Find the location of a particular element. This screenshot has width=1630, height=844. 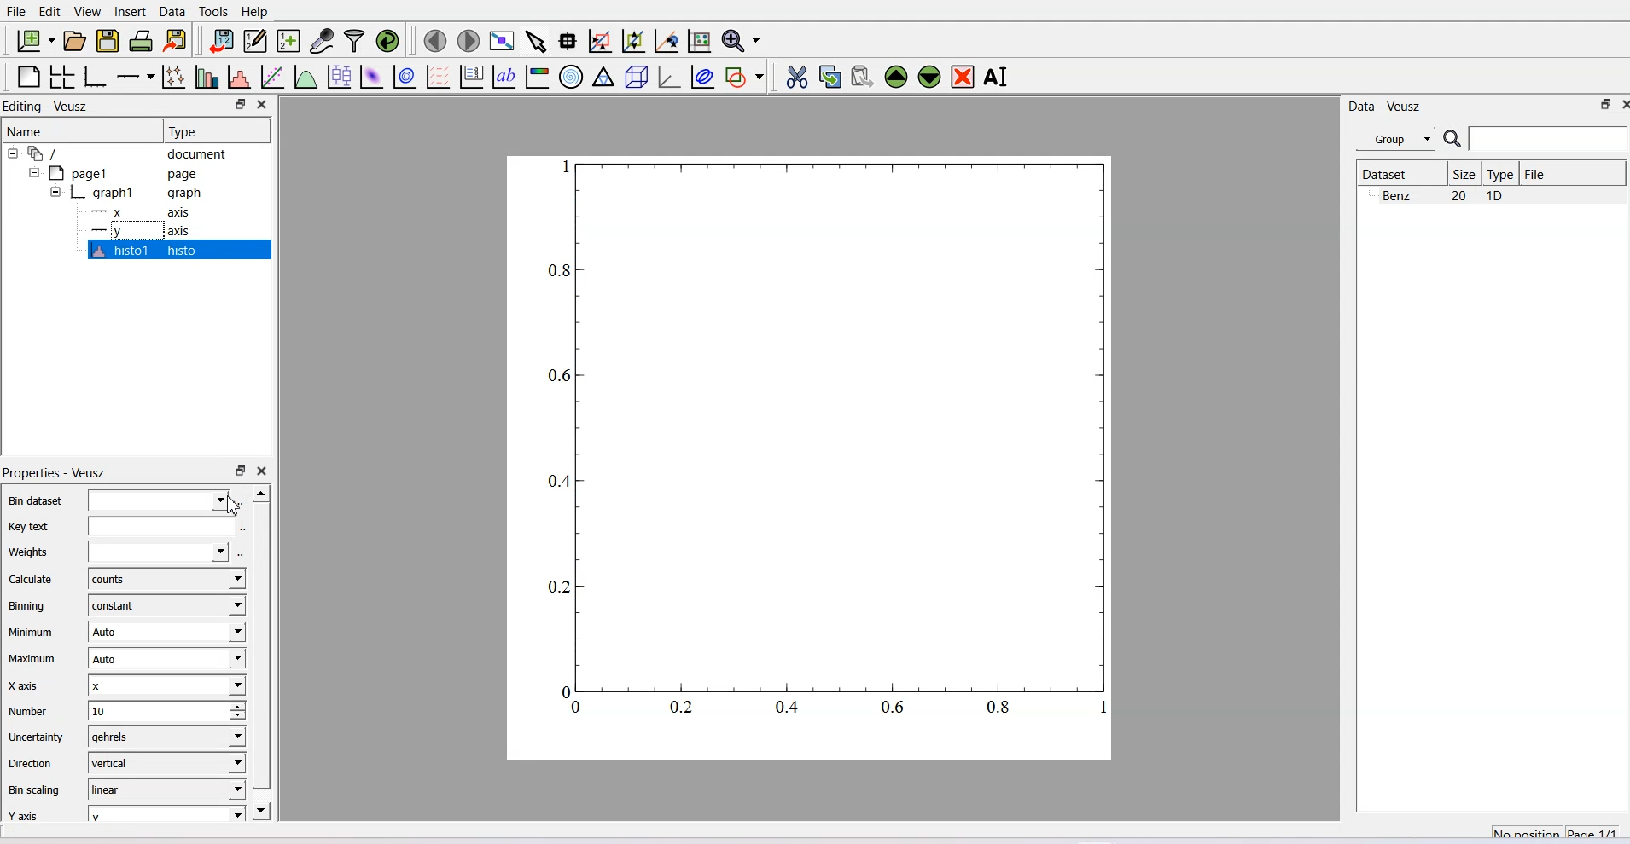

Plot a 2D dataset as Image is located at coordinates (371, 76).